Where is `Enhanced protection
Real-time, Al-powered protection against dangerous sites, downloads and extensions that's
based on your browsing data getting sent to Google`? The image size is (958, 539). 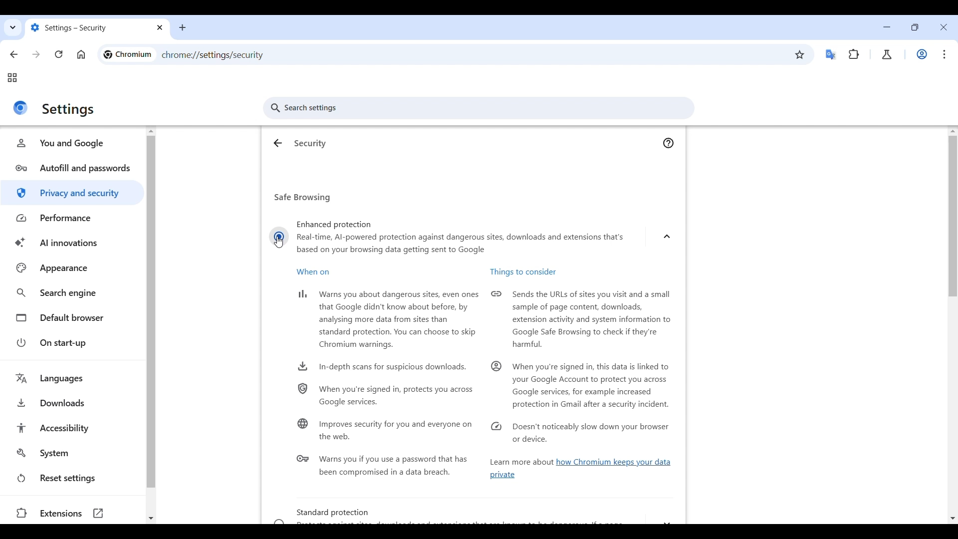 Enhanced protection
Real-time, Al-powered protection against dangerous sites, downloads and extensions that's
based on your browsing data getting sent to Google is located at coordinates (465, 234).